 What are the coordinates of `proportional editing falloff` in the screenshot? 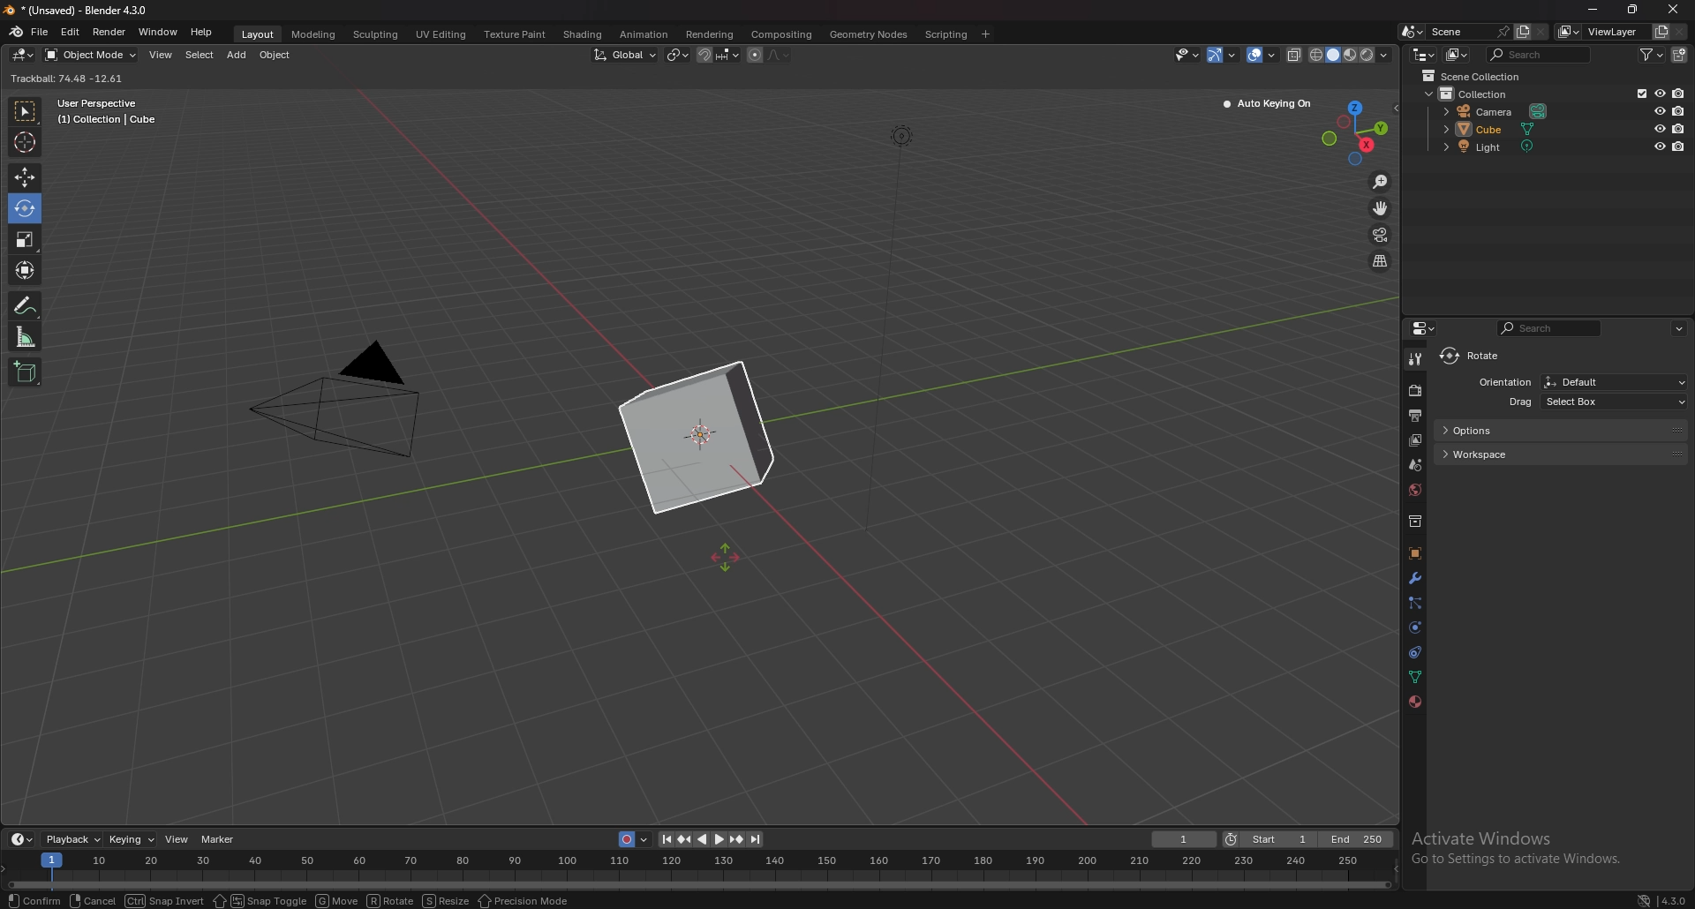 It's located at (778, 55).